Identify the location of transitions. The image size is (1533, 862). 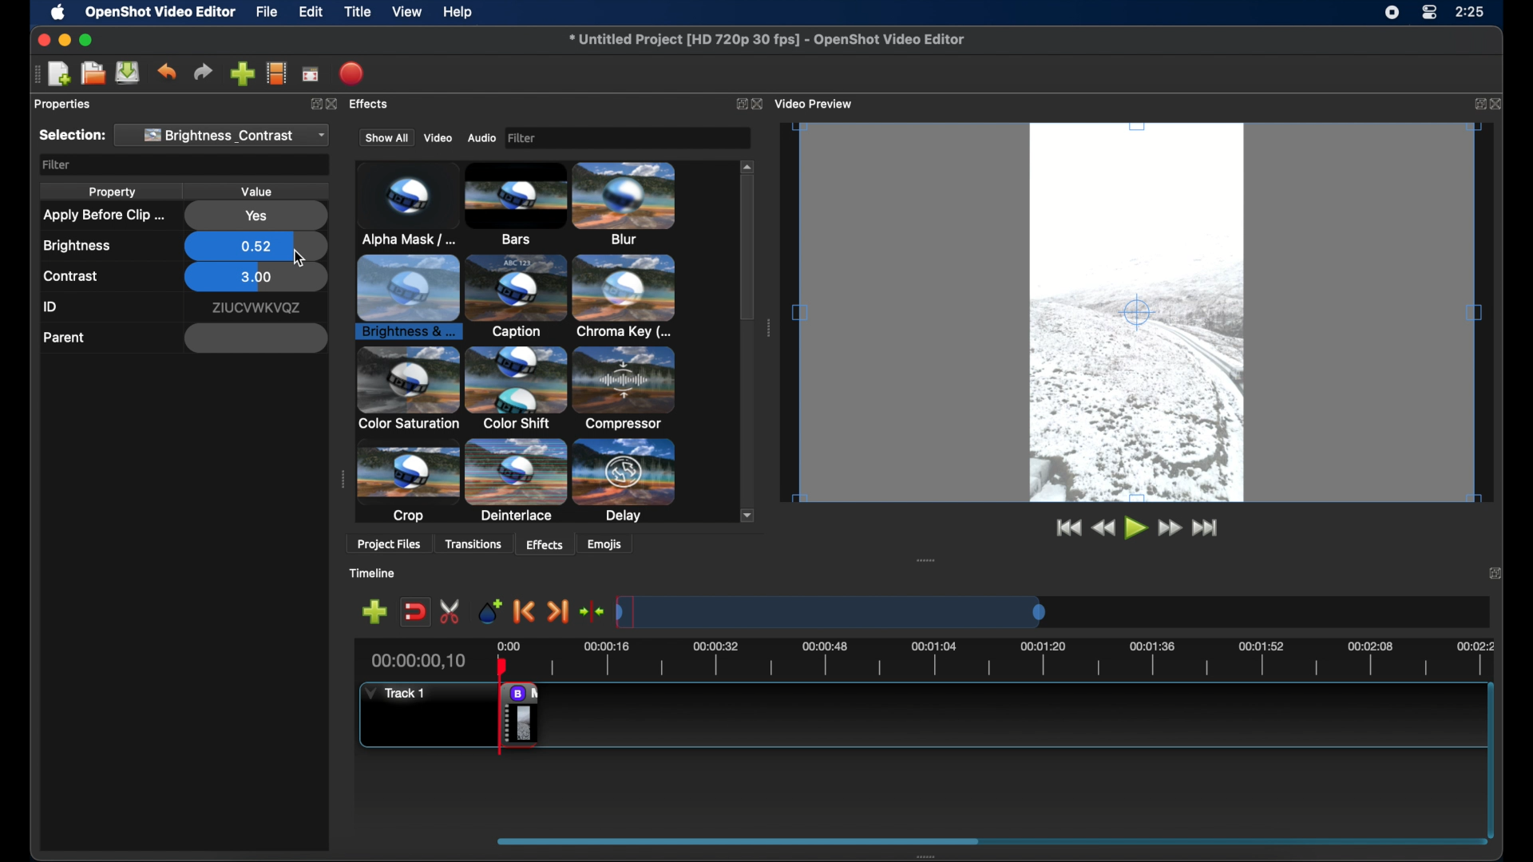
(478, 544).